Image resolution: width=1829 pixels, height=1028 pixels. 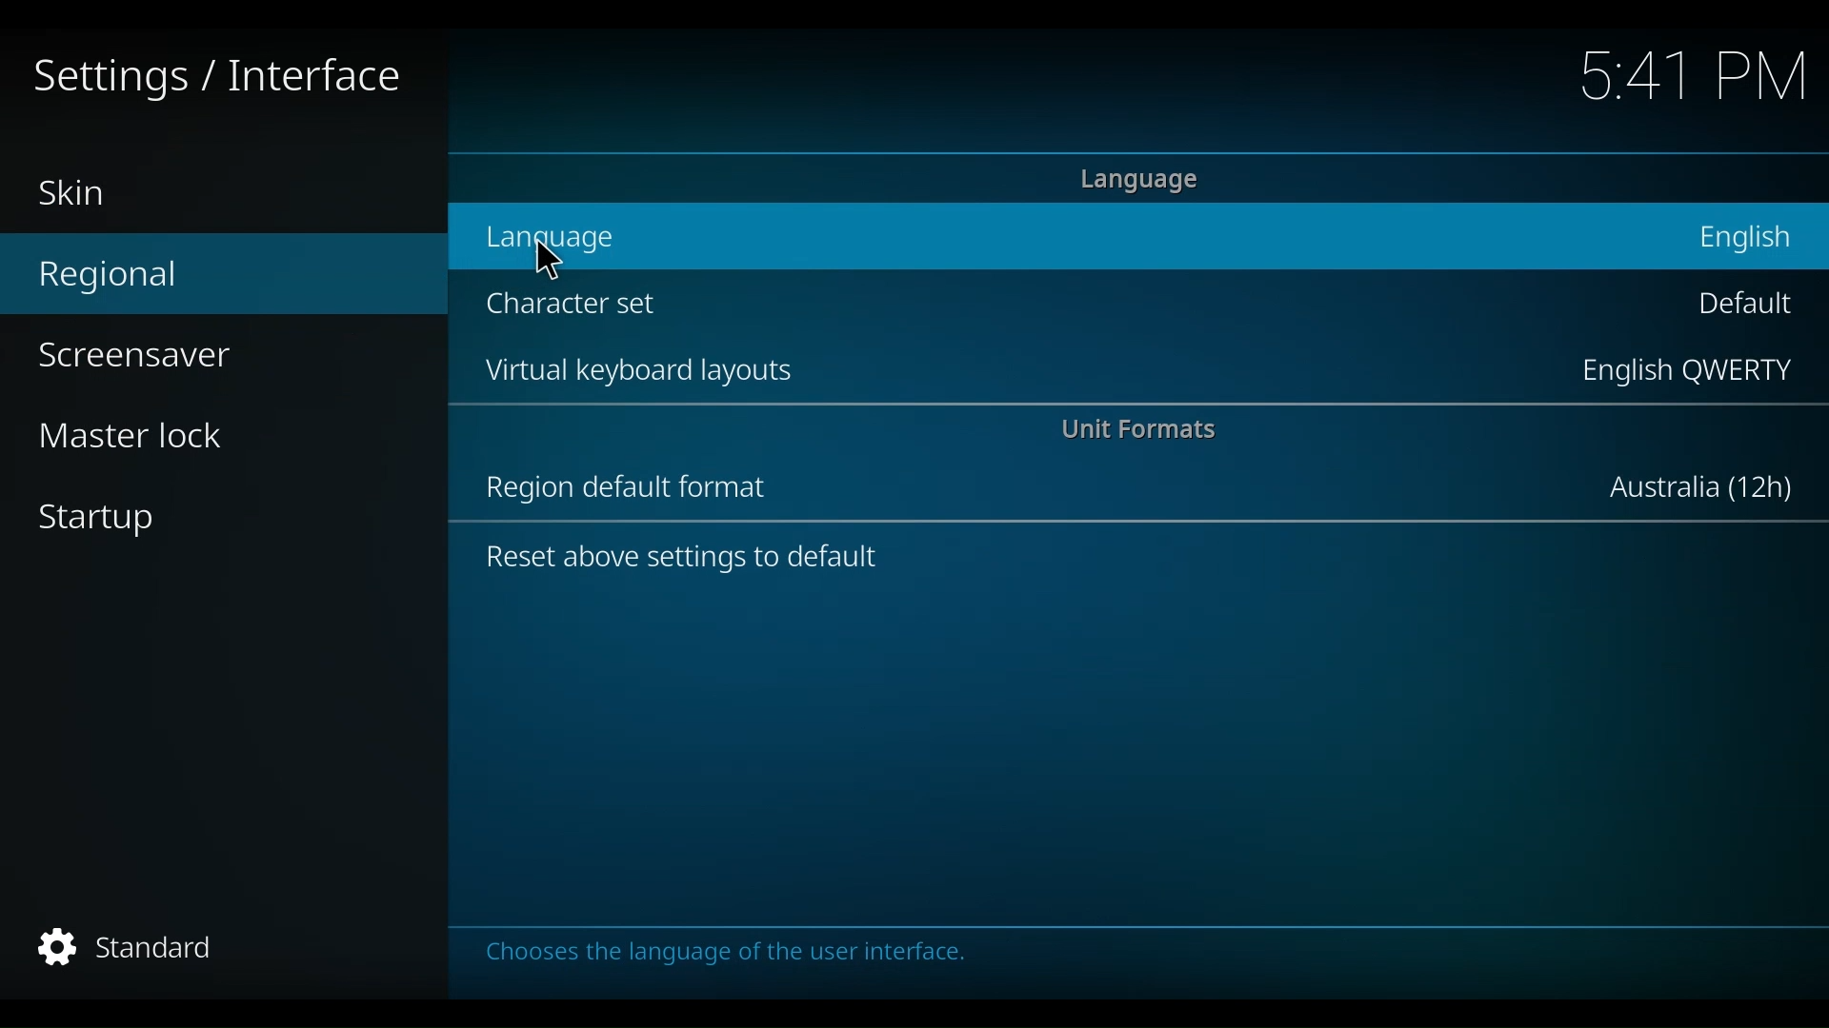 I want to click on Regional, so click(x=139, y=279).